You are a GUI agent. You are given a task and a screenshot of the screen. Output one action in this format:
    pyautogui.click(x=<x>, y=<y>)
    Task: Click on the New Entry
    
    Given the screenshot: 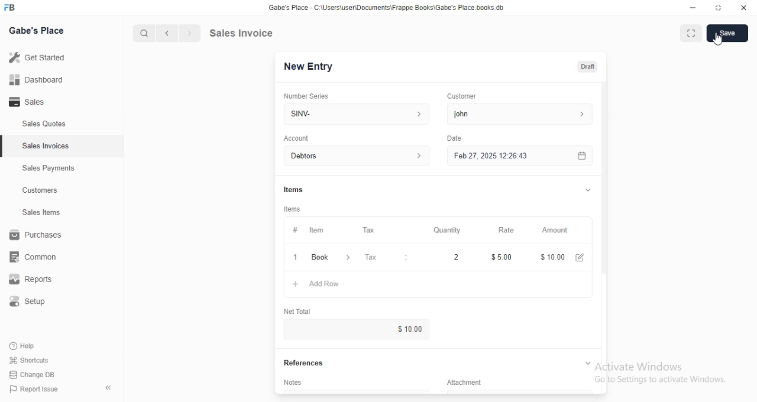 What is the action you would take?
    pyautogui.click(x=309, y=67)
    